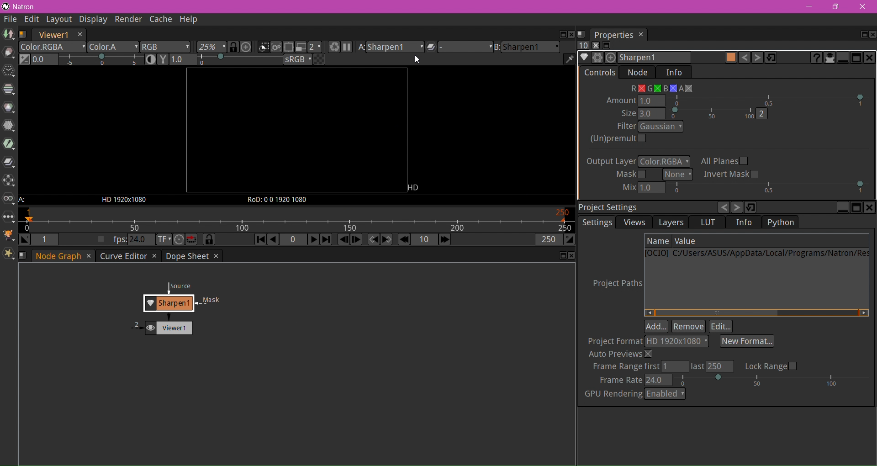 The width and height of the screenshot is (877, 466). Describe the element at coordinates (843, 208) in the screenshot. I see `minimize` at that location.